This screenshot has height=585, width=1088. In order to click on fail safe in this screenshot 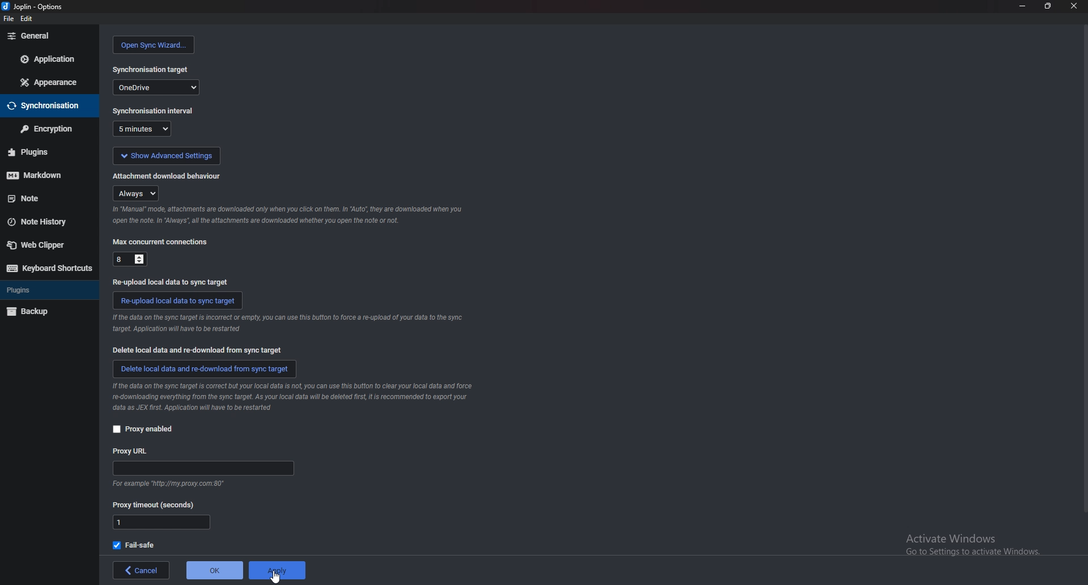, I will do `click(138, 545)`.